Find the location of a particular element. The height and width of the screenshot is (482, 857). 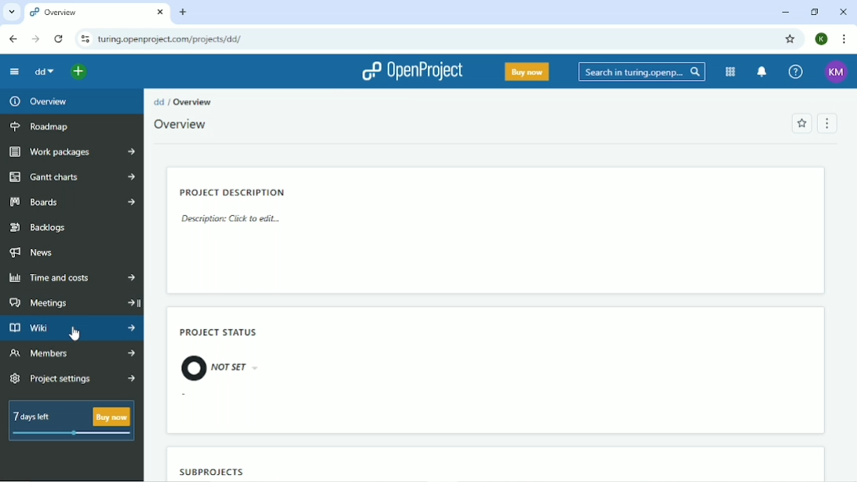

Subproject is located at coordinates (213, 469).